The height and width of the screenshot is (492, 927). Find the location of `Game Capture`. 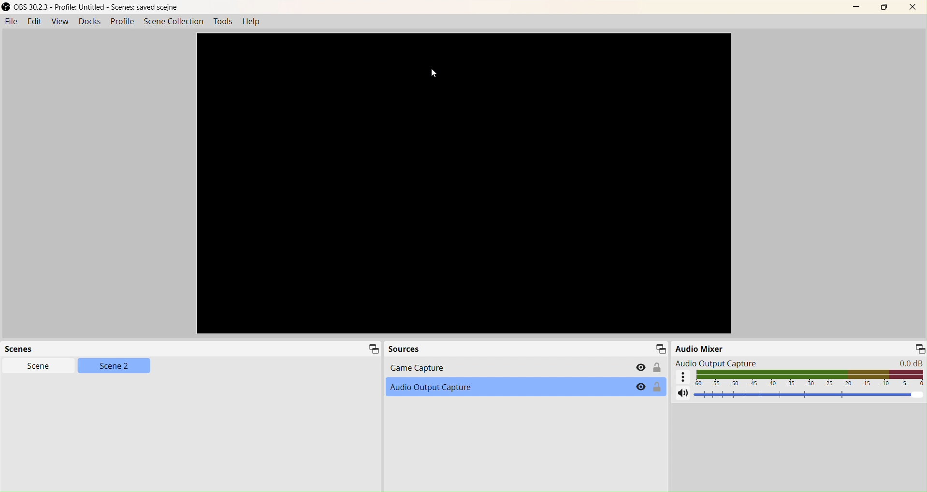

Game Capture is located at coordinates (521, 368).